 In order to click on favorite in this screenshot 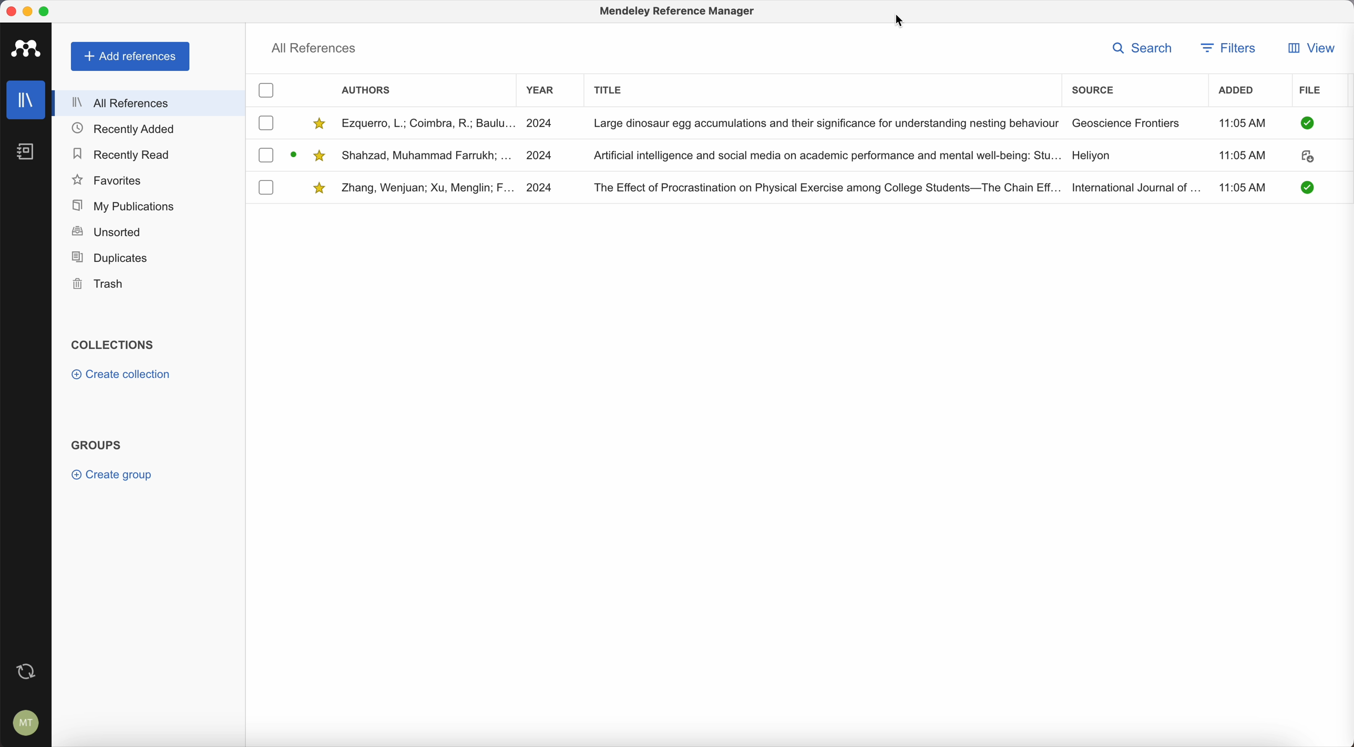, I will do `click(320, 155)`.